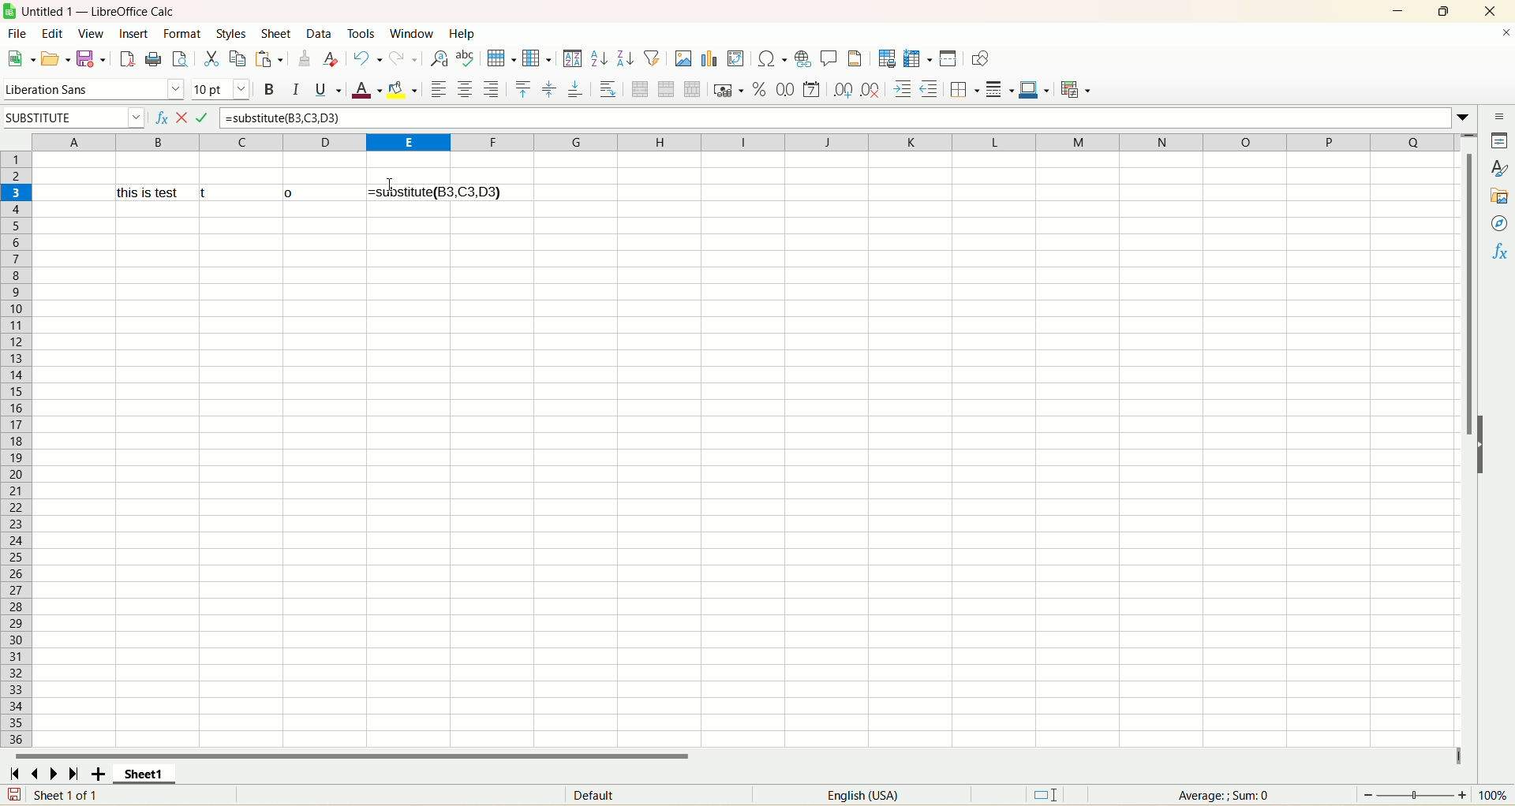 This screenshot has width=1515, height=806. I want to click on spelling, so click(466, 58).